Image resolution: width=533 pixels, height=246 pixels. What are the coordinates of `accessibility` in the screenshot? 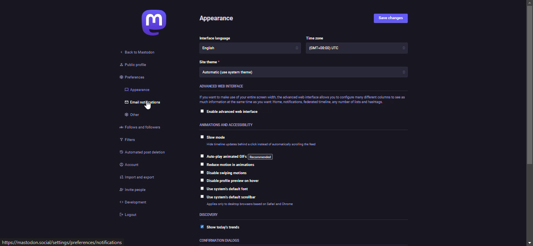 It's located at (230, 125).